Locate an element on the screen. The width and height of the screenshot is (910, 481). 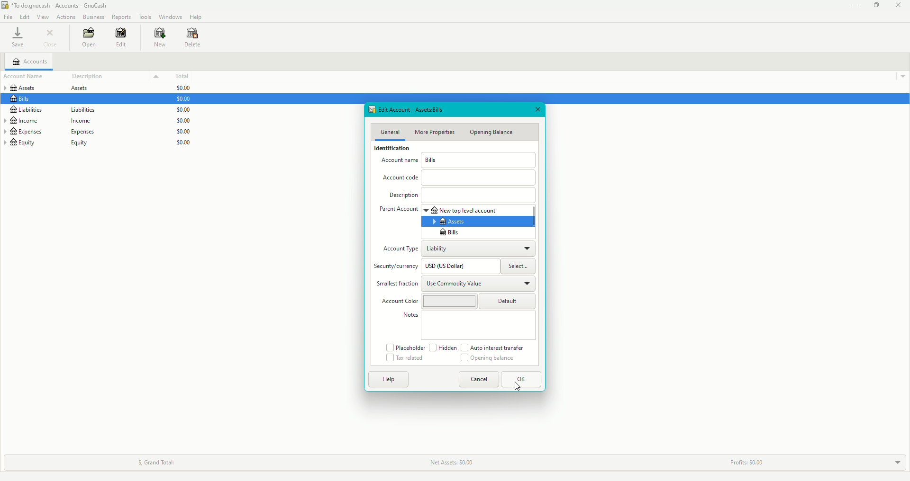
Restore is located at coordinates (875, 6).